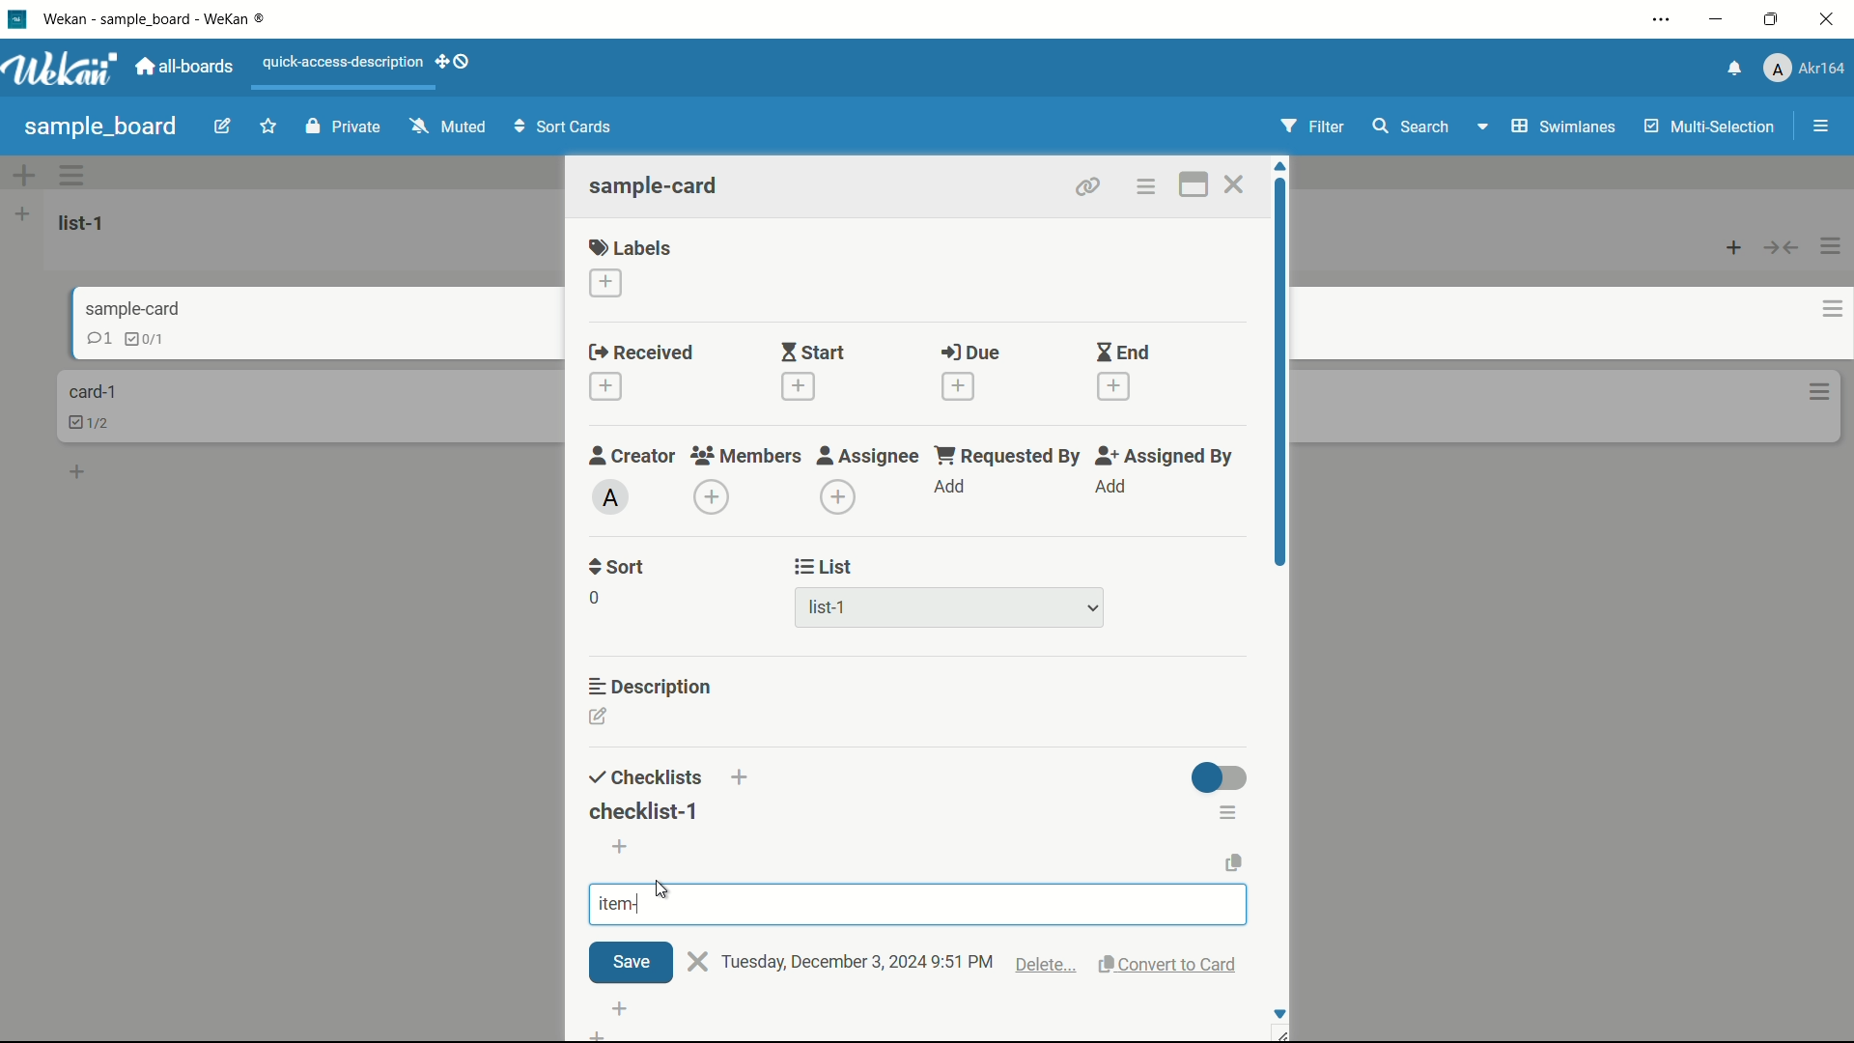  What do you see at coordinates (1411, 126) in the screenshot?
I see `search` at bounding box center [1411, 126].